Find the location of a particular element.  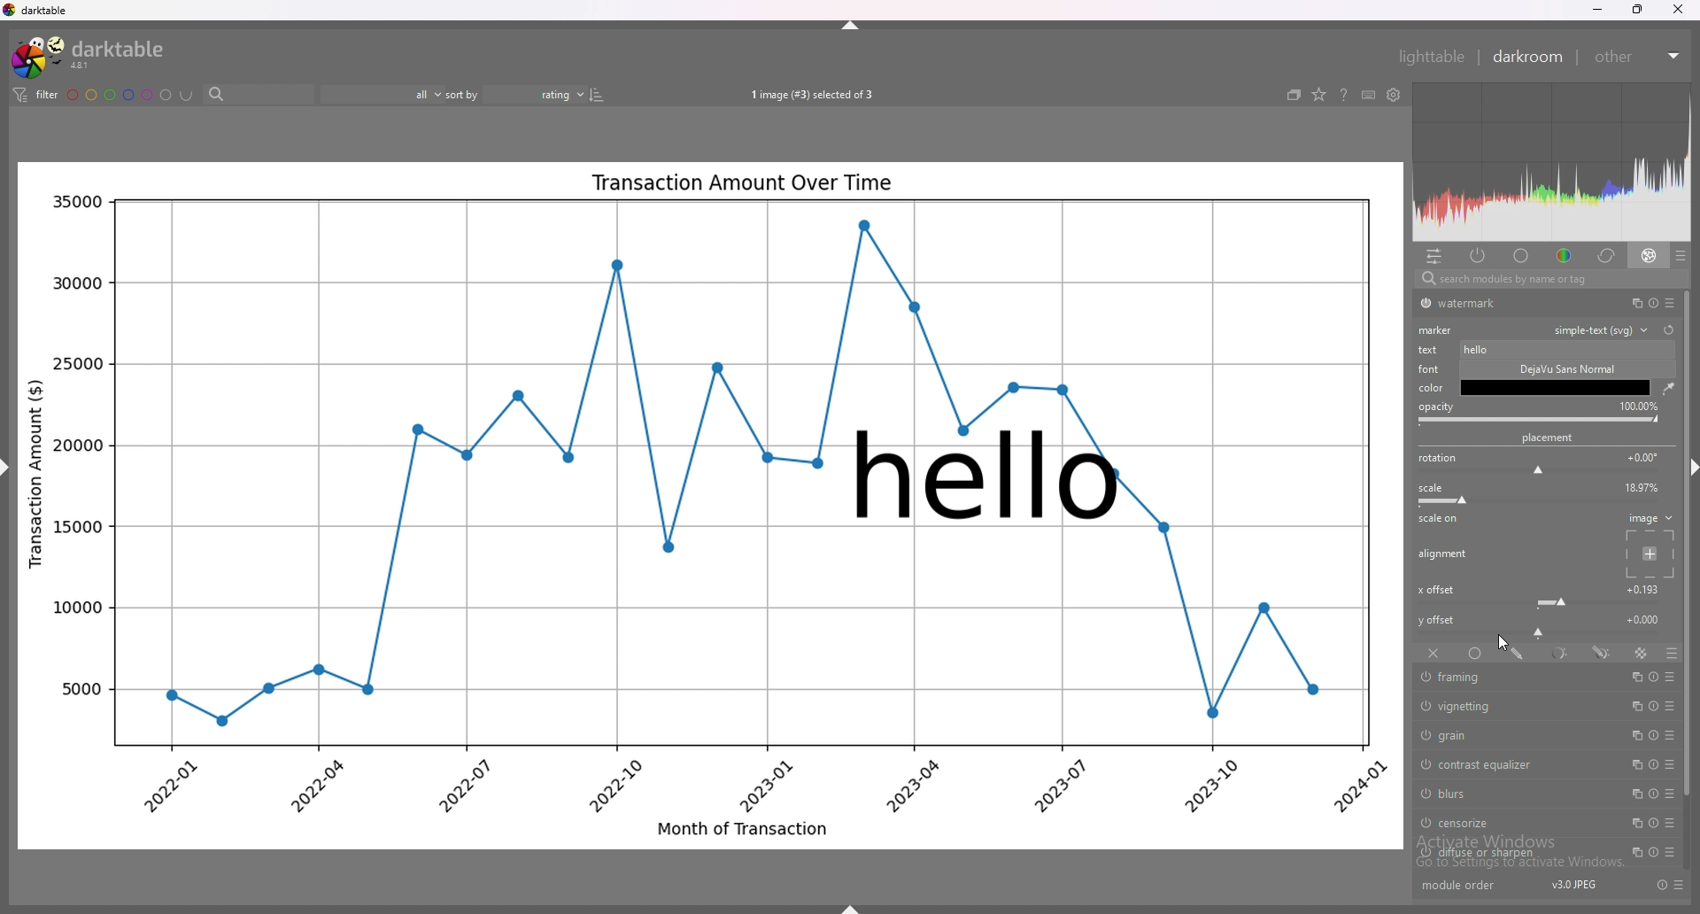

reset is located at coordinates (1669, 330).